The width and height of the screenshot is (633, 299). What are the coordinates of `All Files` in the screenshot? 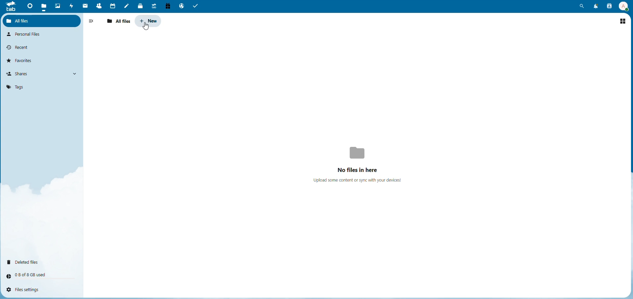 It's located at (25, 20).